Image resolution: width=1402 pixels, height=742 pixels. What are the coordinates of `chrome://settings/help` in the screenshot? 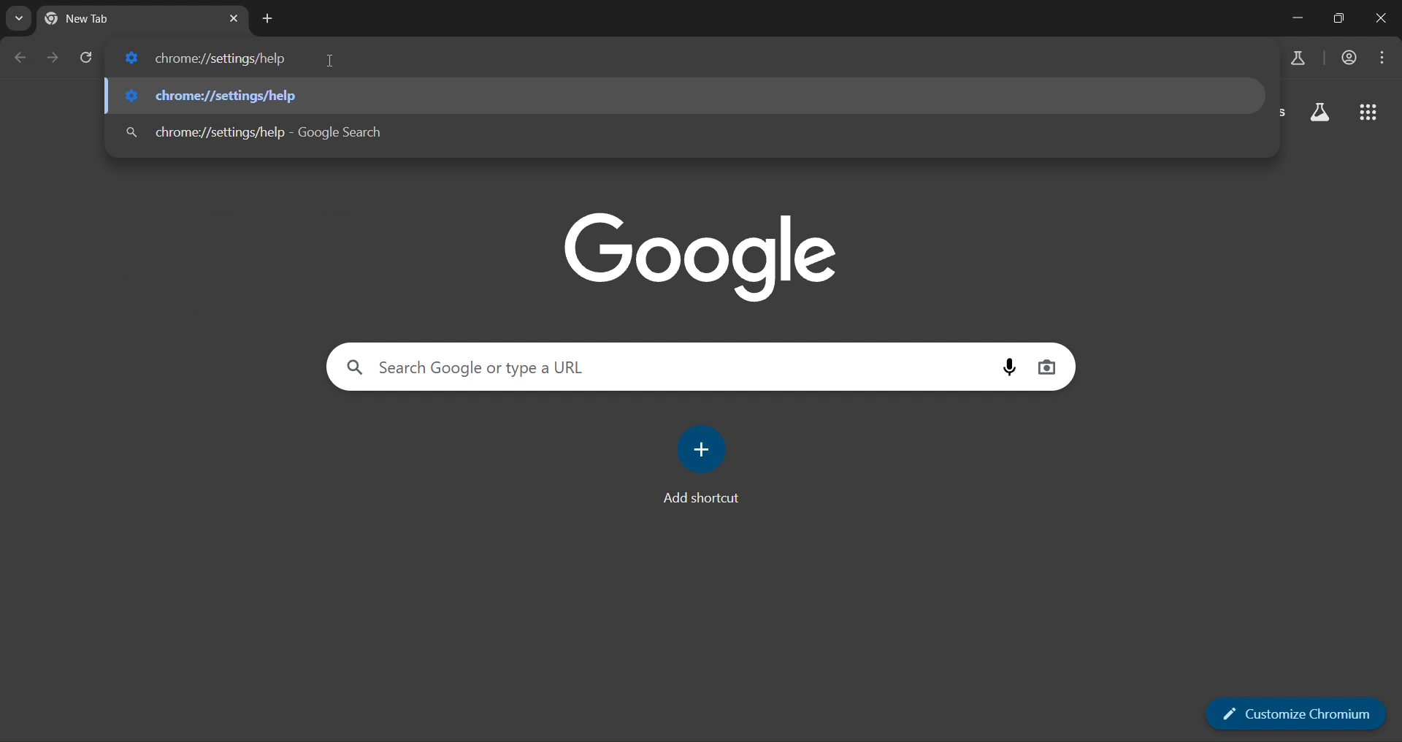 It's located at (214, 58).